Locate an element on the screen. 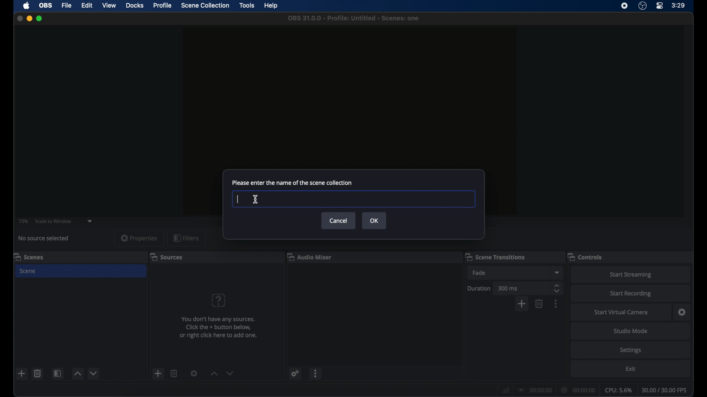 The image size is (707, 397). view is located at coordinates (109, 5).